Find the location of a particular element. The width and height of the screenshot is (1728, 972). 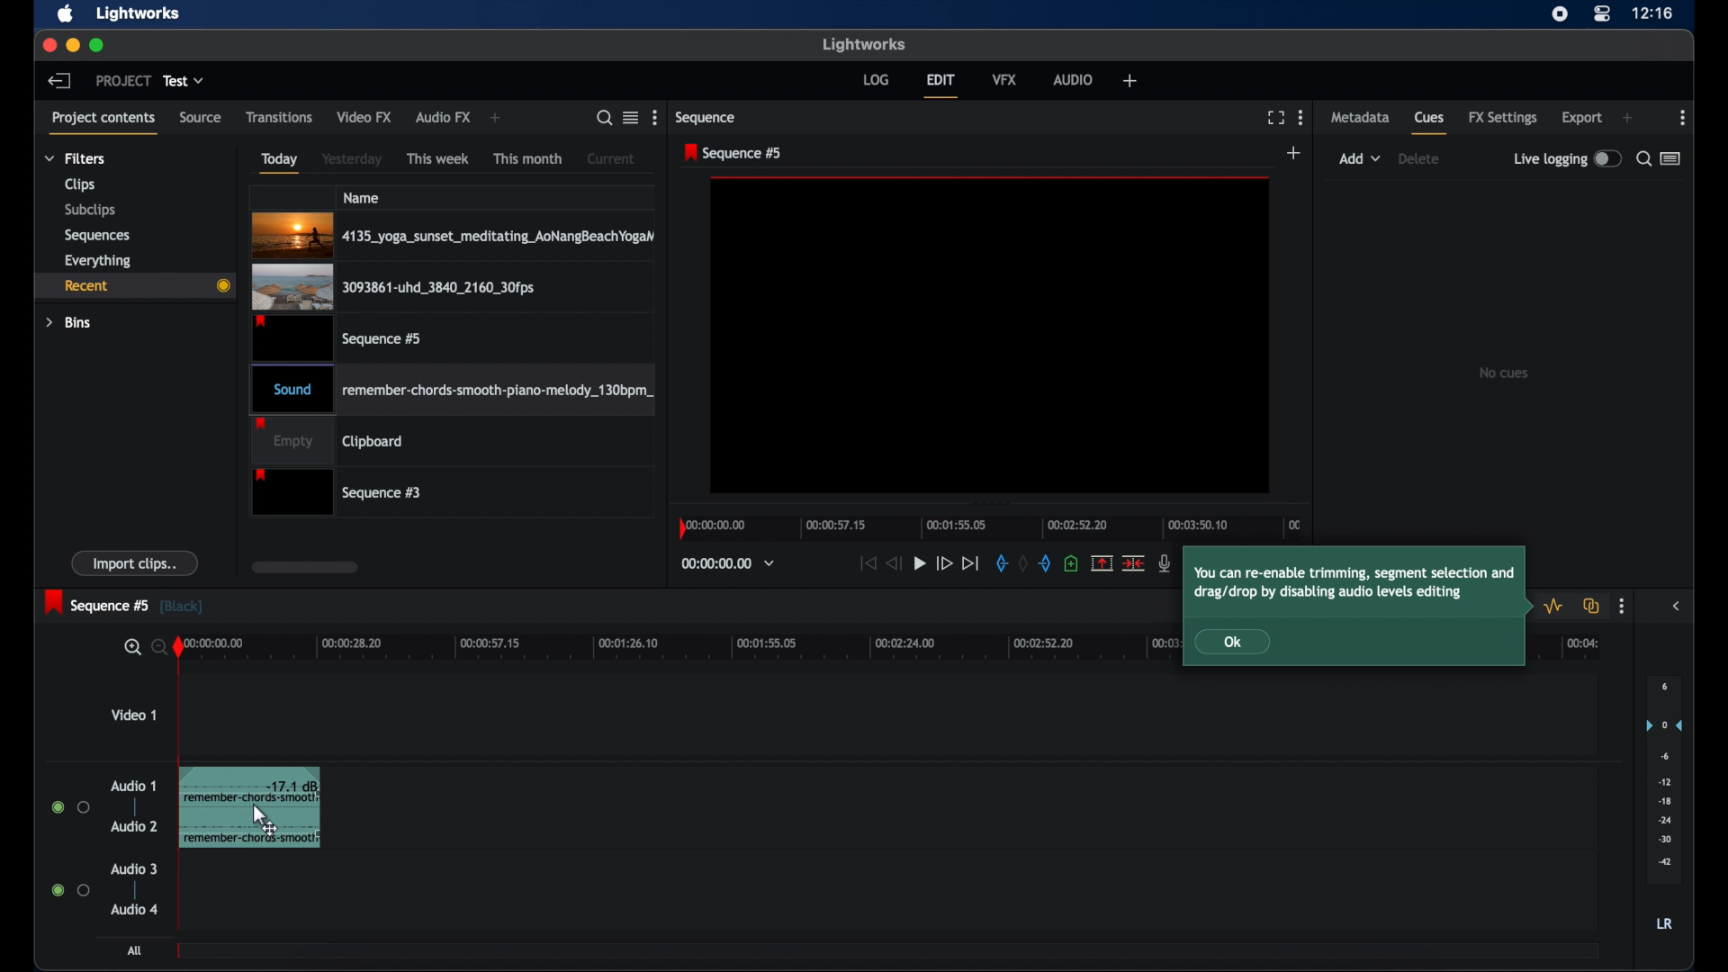

this month is located at coordinates (529, 159).